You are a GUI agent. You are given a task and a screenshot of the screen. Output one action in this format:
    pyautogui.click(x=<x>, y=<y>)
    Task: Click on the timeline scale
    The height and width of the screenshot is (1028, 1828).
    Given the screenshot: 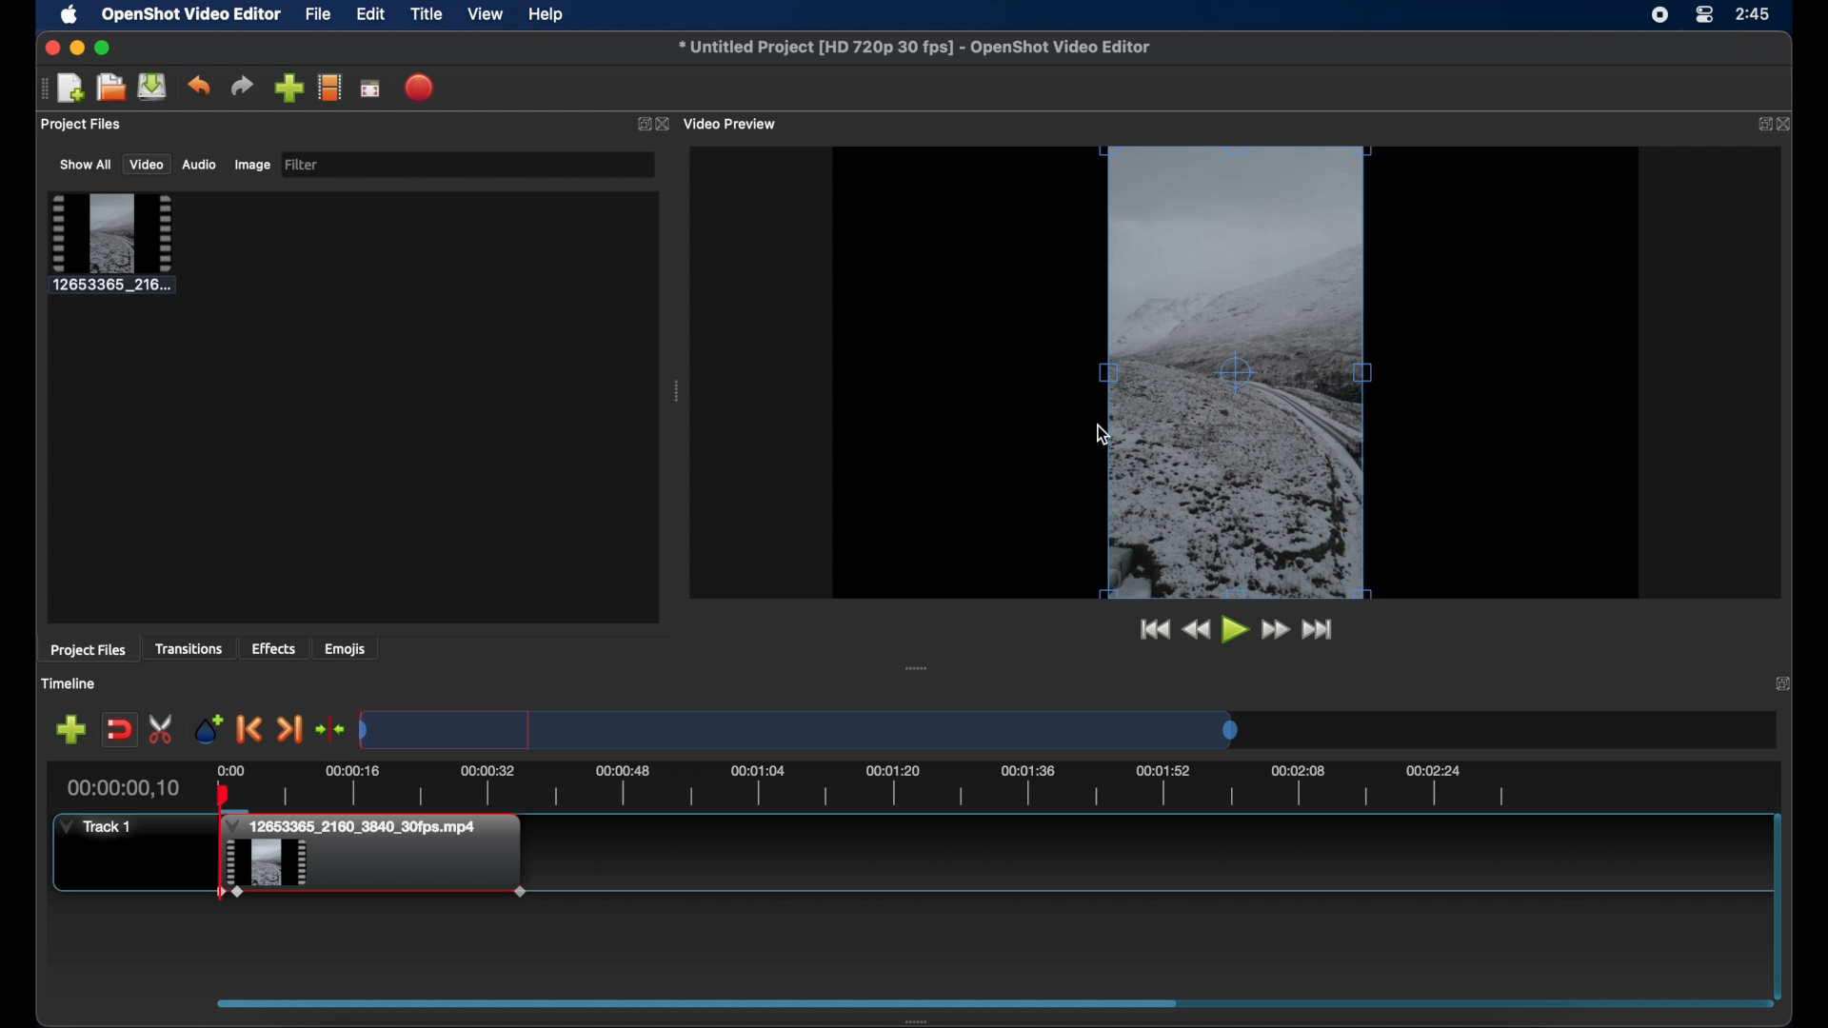 What is the action you would take?
    pyautogui.click(x=798, y=728)
    